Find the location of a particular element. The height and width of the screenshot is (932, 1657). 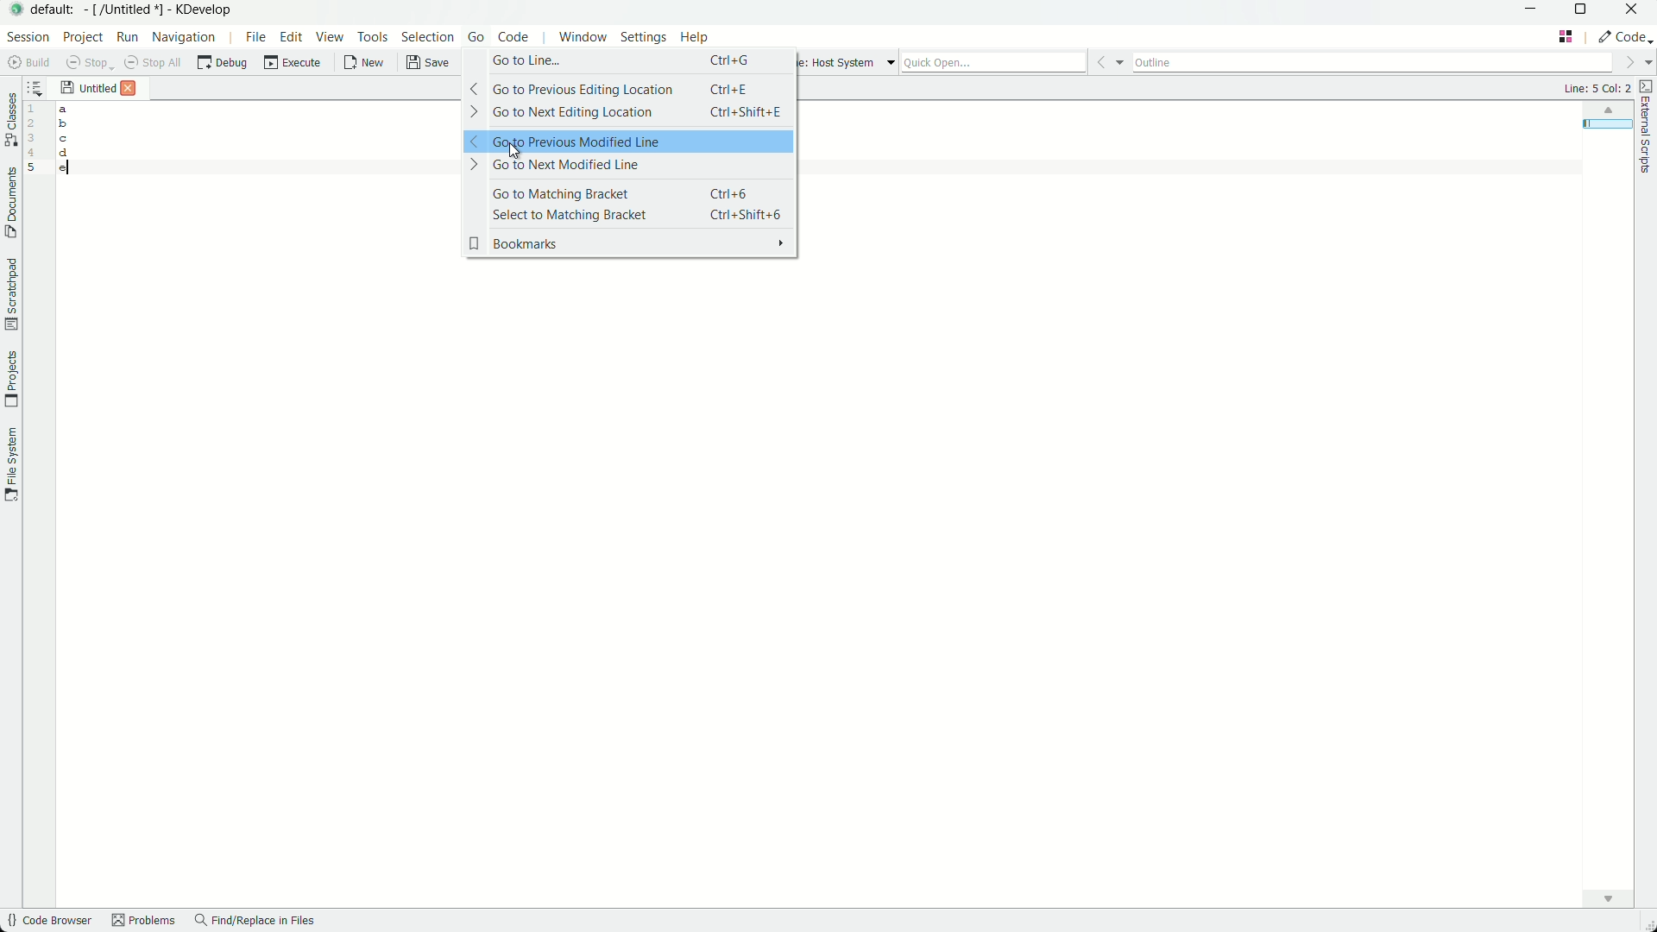

go to matching bracket is located at coordinates (629, 193).